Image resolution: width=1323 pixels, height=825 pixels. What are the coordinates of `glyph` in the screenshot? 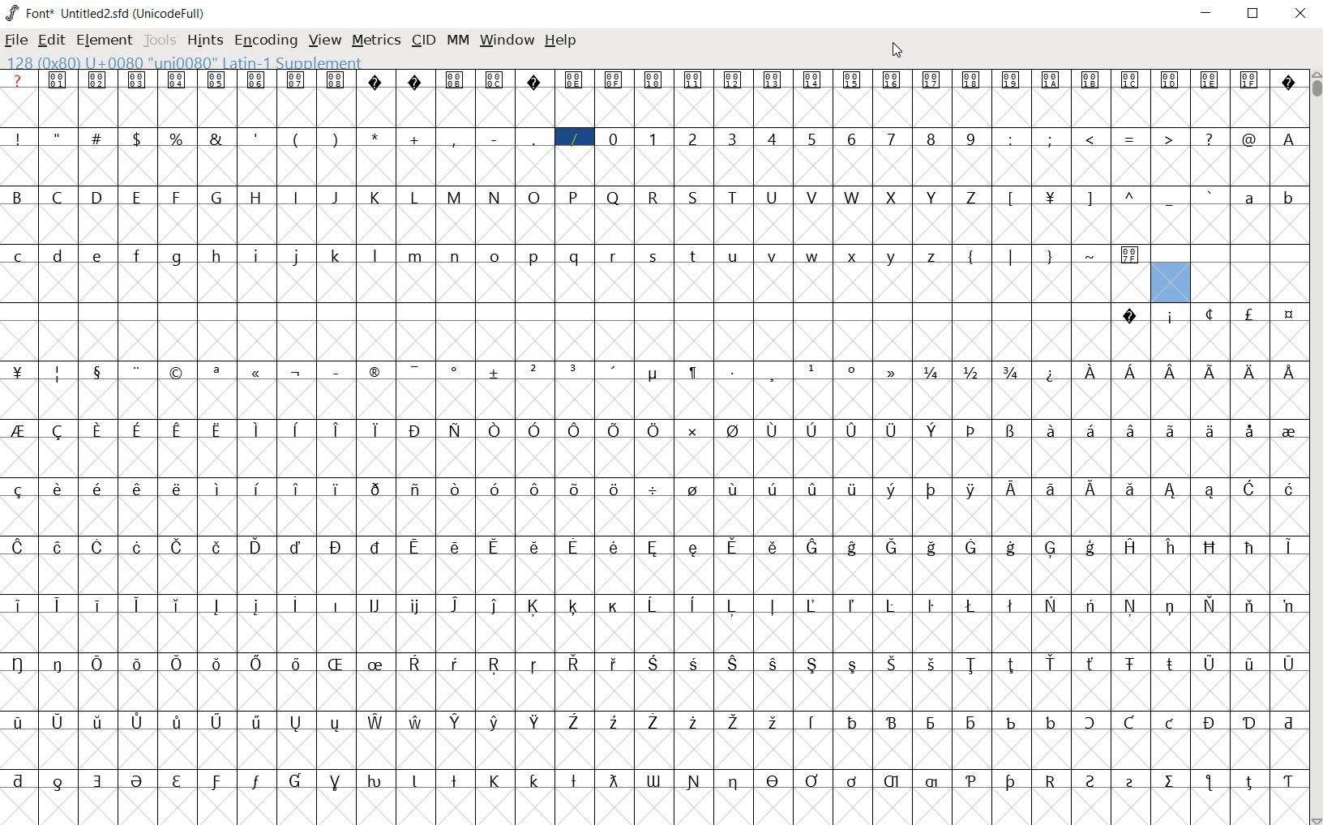 It's located at (17, 664).